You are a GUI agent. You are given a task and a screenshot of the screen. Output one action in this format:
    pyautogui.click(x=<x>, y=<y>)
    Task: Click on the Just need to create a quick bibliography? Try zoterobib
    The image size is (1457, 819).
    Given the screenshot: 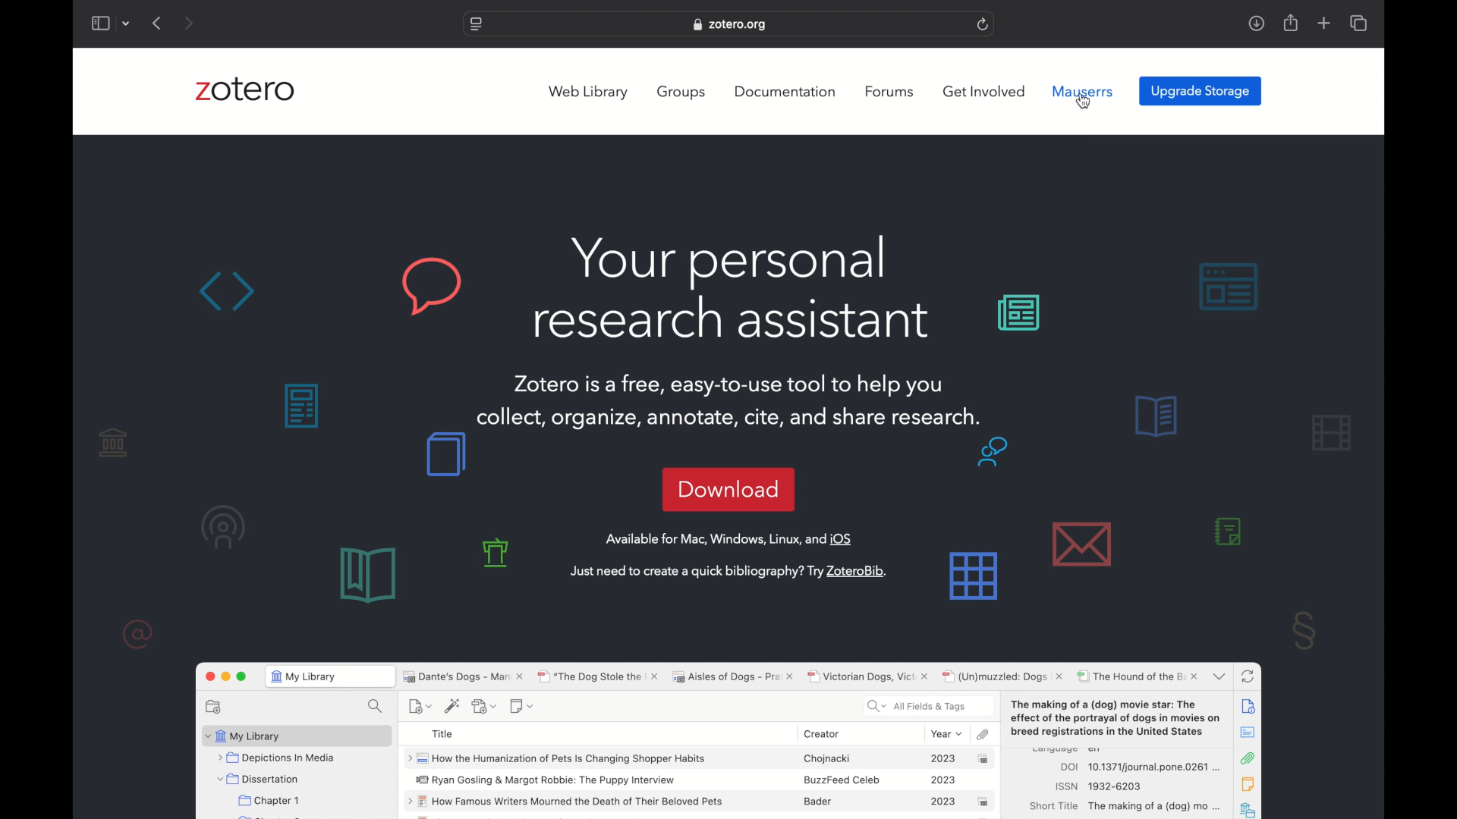 What is the action you would take?
    pyautogui.click(x=732, y=572)
    